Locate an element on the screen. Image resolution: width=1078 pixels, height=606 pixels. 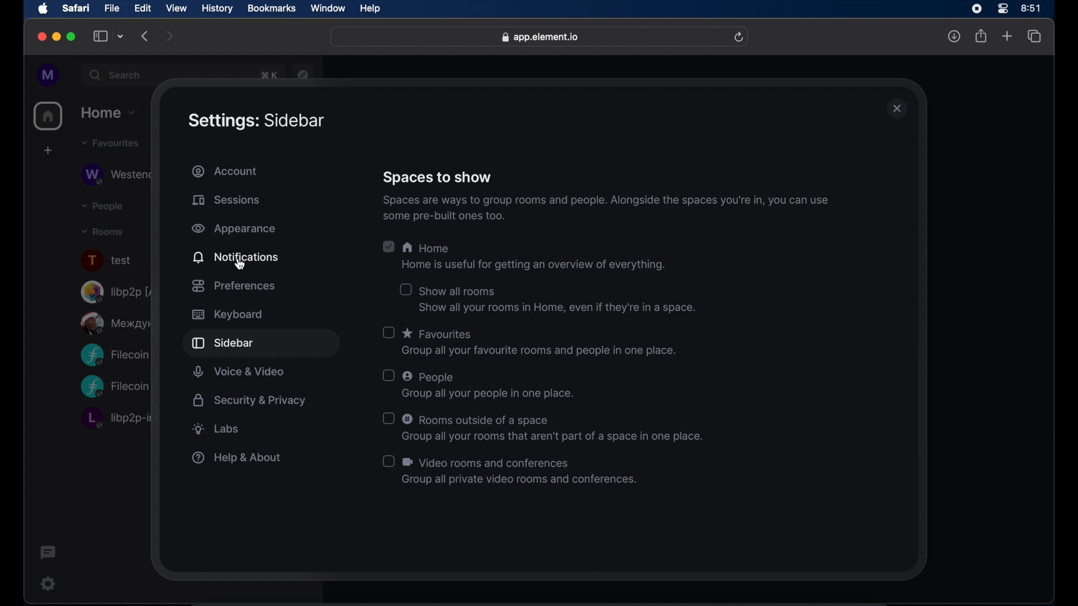
safari is located at coordinates (77, 8).